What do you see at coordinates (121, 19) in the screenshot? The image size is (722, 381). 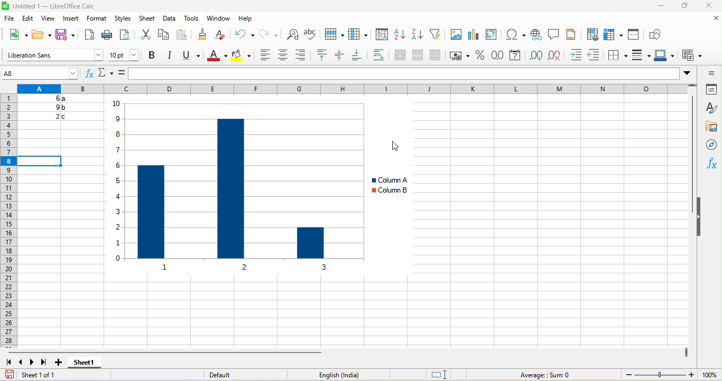 I see `styles` at bounding box center [121, 19].